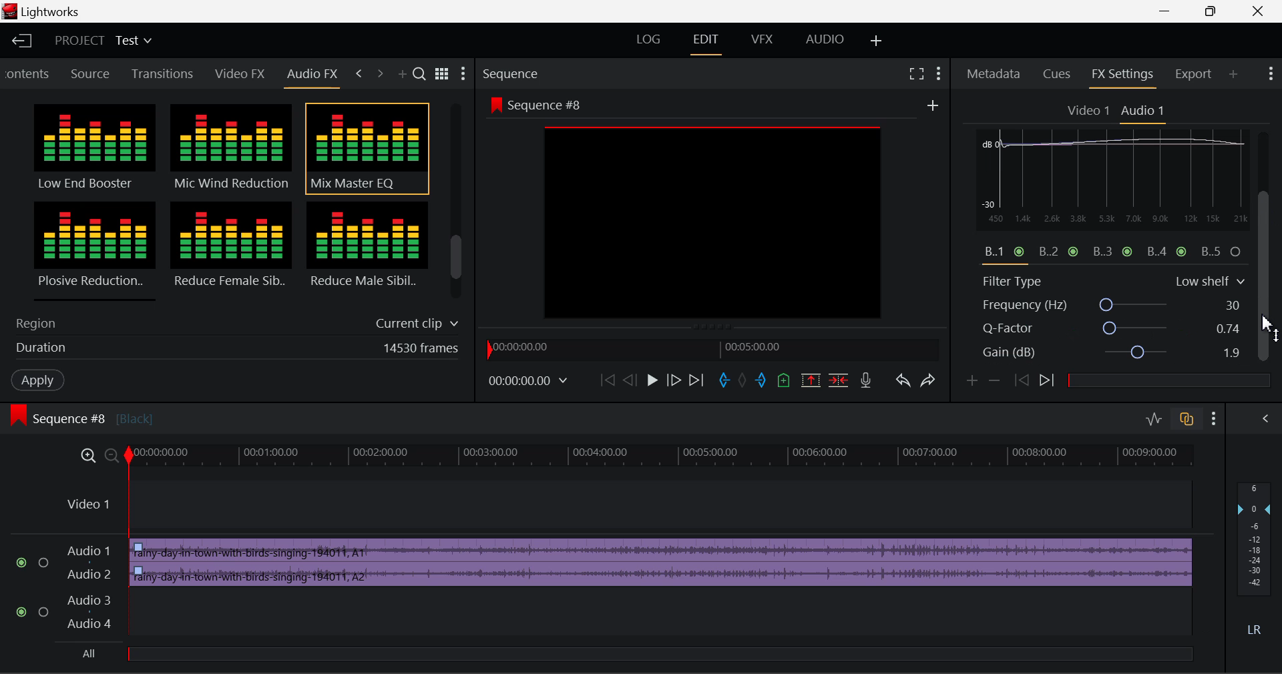 The height and width of the screenshot is (674, 1282). What do you see at coordinates (1057, 75) in the screenshot?
I see `Cues` at bounding box center [1057, 75].